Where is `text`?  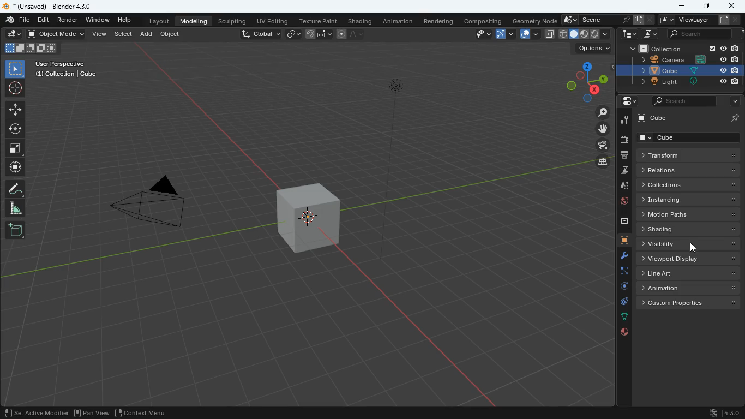
text is located at coordinates (67, 69).